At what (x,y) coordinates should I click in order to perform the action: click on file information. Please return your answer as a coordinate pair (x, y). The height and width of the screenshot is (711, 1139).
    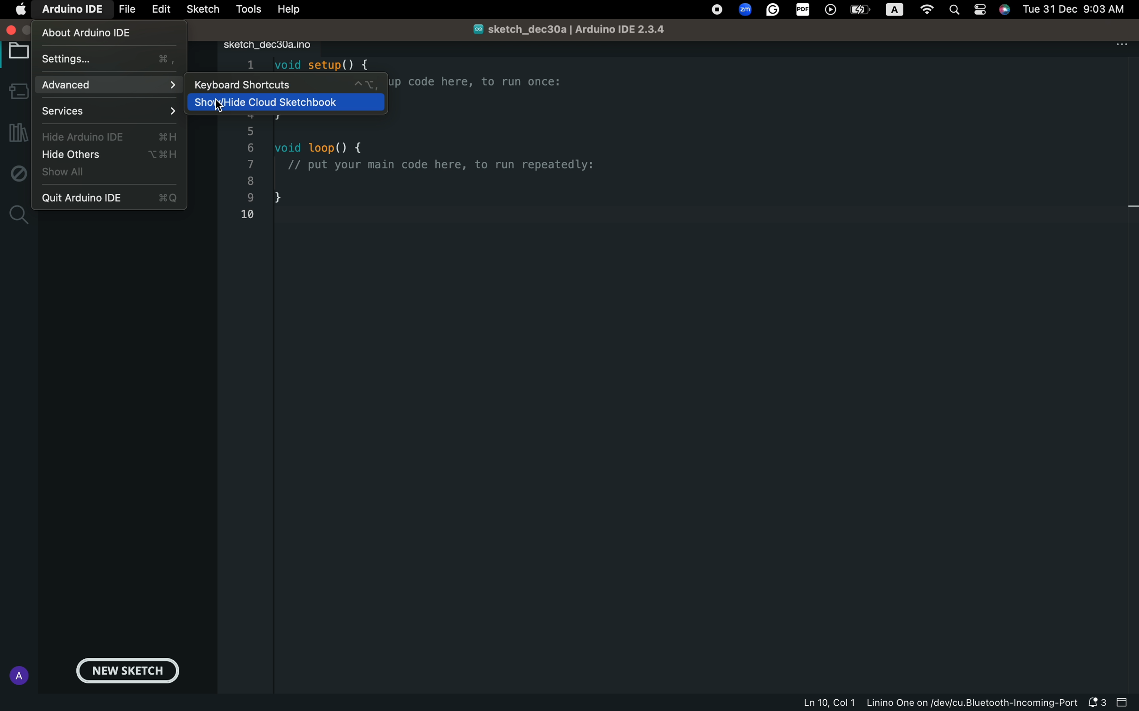
    Looking at the image, I should click on (936, 703).